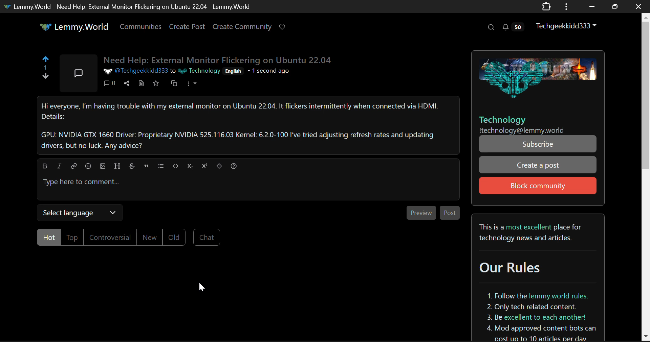 Image resolution: width=650 pixels, height=342 pixels. What do you see at coordinates (515, 26) in the screenshot?
I see `Notifications` at bounding box center [515, 26].